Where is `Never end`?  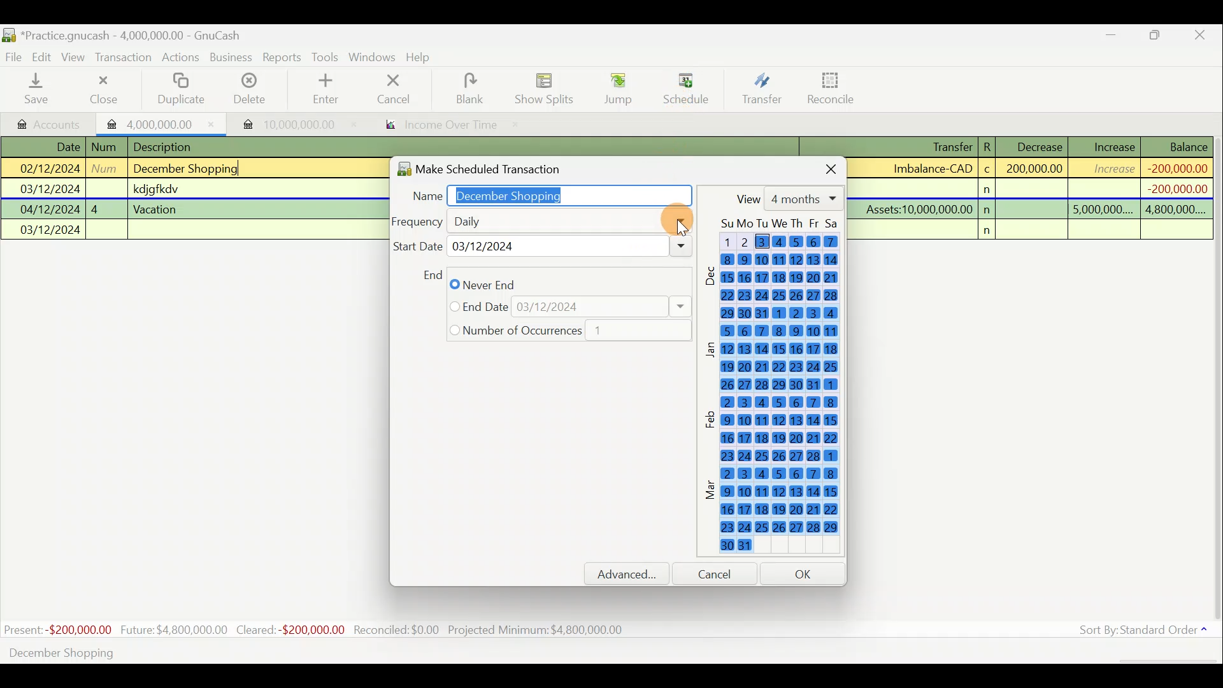 Never end is located at coordinates (495, 285).